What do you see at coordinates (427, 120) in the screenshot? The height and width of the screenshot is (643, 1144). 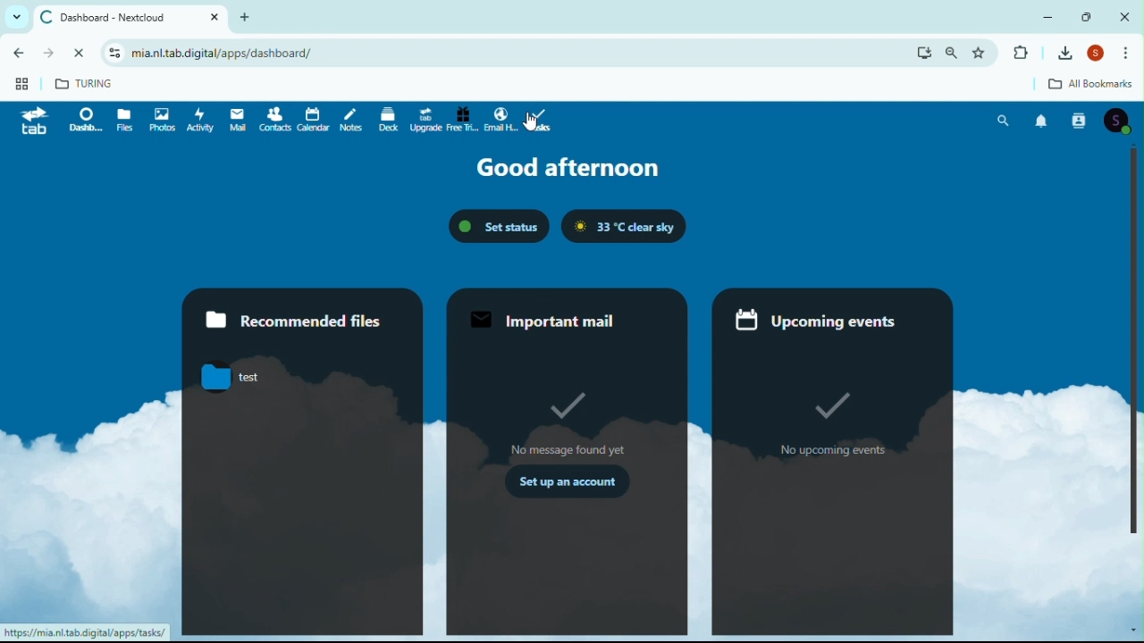 I see `Upgrade` at bounding box center [427, 120].